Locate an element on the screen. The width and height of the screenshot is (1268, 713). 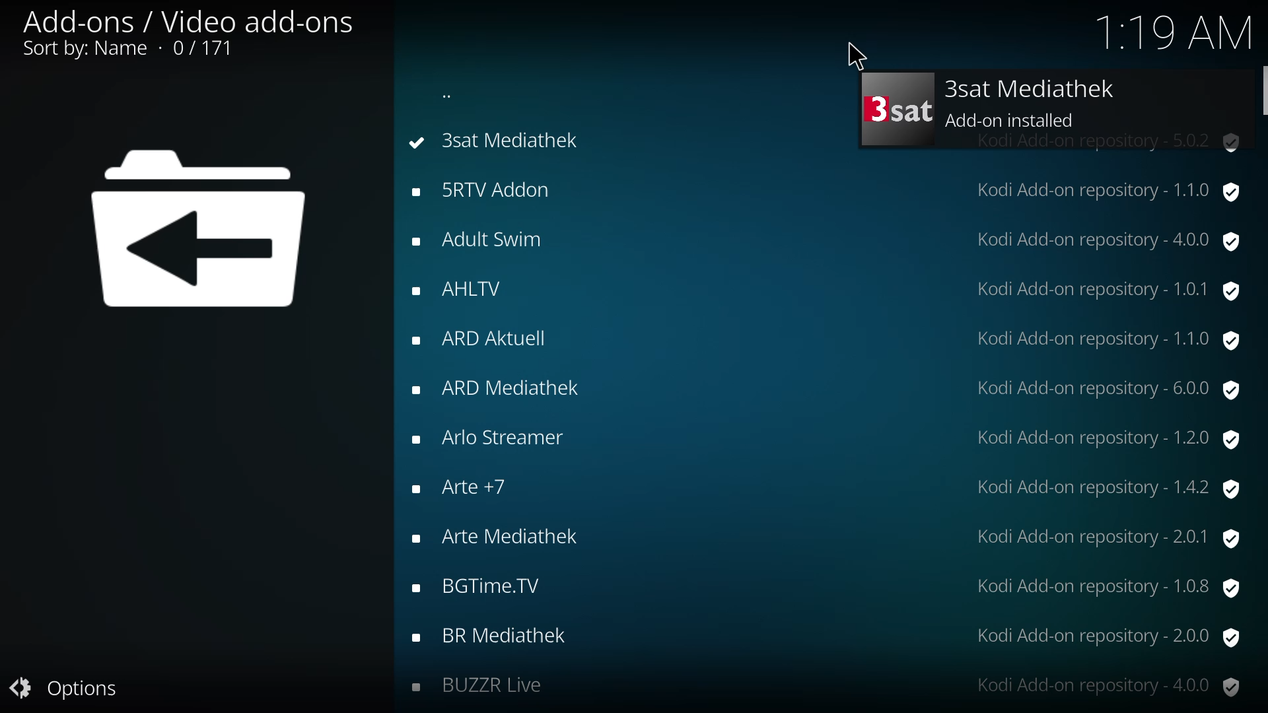
add-ons is located at coordinates (499, 387).